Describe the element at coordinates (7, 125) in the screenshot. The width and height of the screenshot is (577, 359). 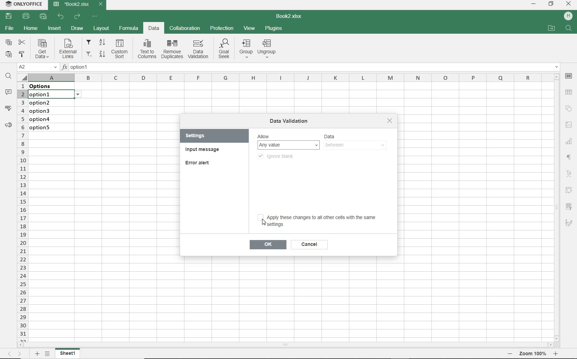
I see `PARAGRAPH SETTINGS` at that location.